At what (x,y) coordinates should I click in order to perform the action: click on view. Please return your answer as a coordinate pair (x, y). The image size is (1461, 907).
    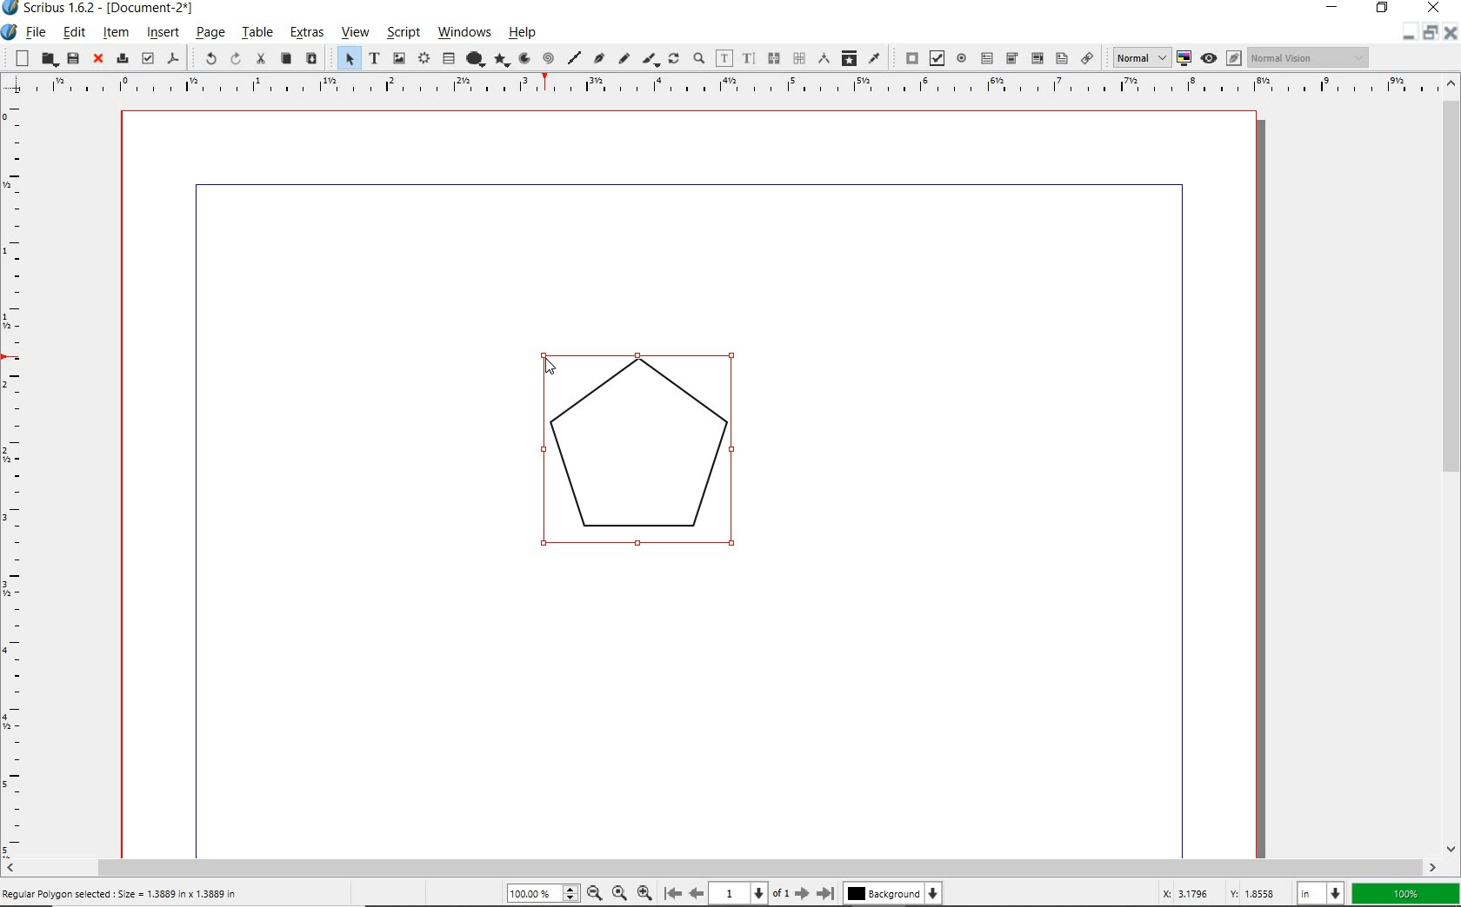
    Looking at the image, I should click on (355, 34).